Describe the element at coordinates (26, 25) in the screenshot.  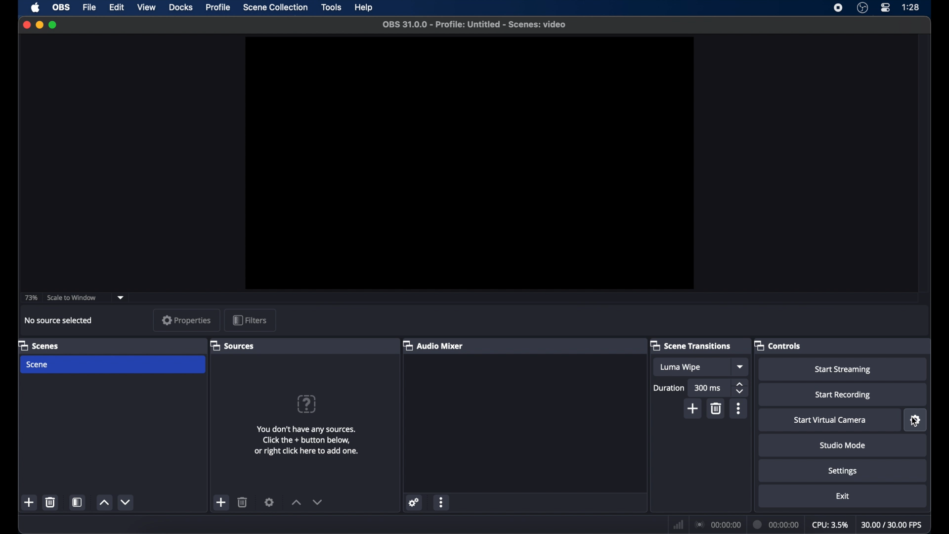
I see `close` at that location.